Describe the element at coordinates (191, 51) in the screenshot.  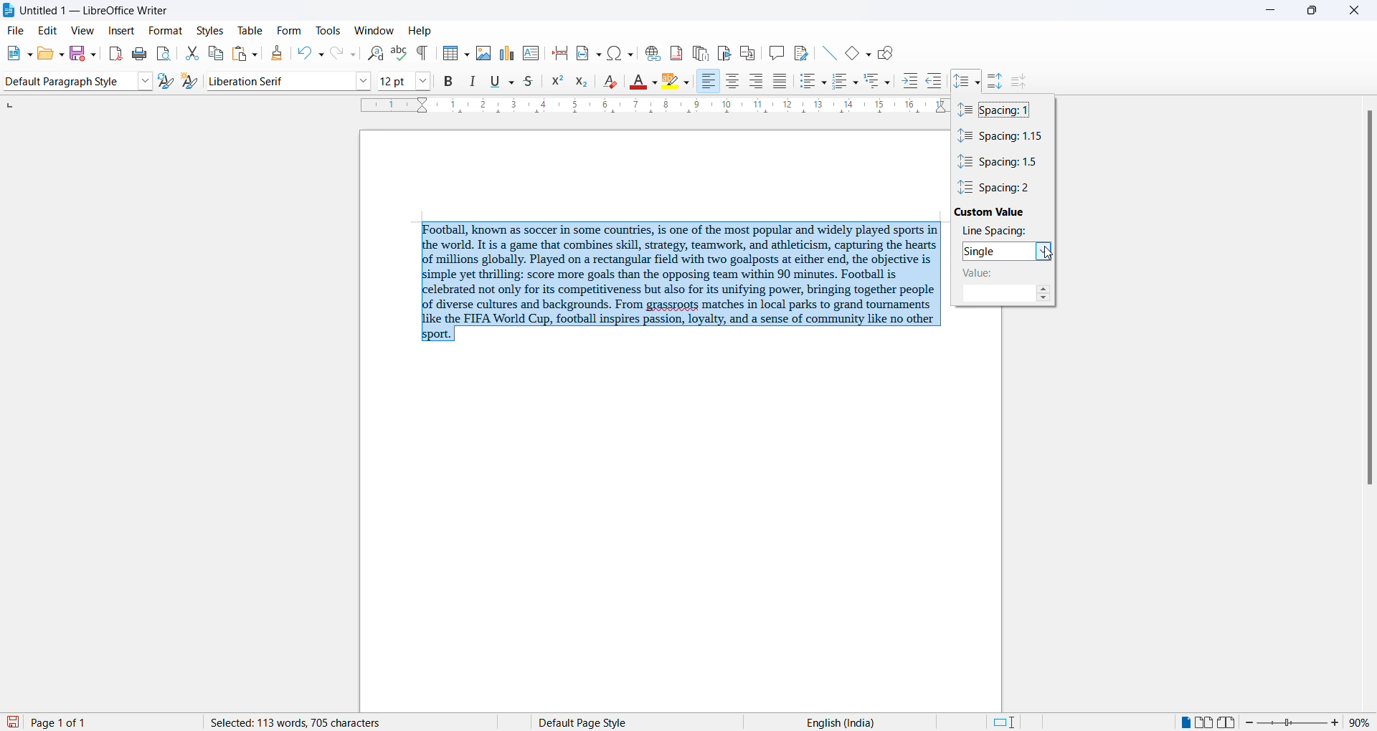
I see `cut` at that location.